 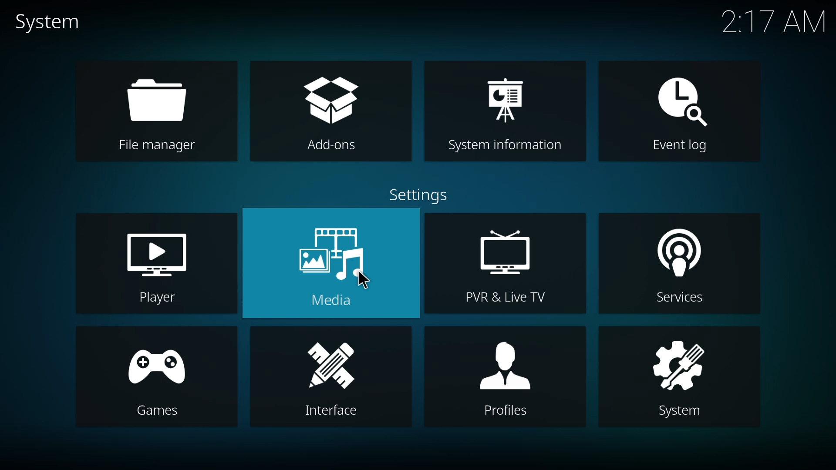 What do you see at coordinates (415, 194) in the screenshot?
I see `settings` at bounding box center [415, 194].